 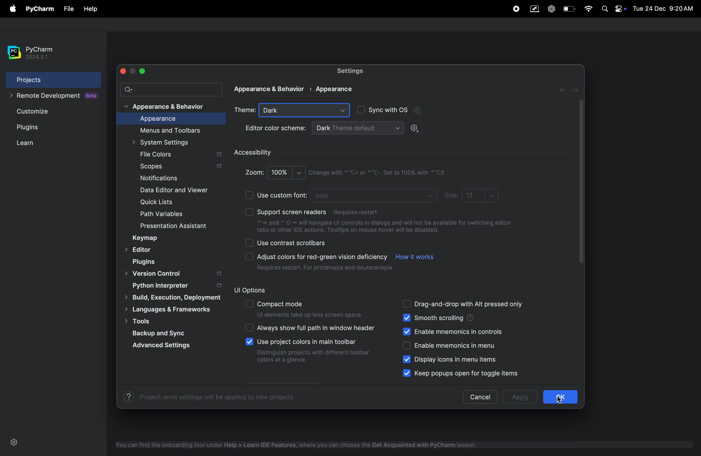 I want to click on remote developement, so click(x=55, y=96).